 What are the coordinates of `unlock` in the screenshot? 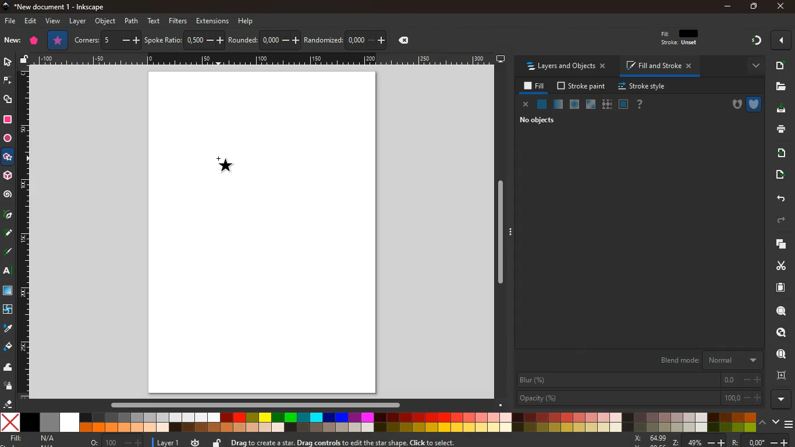 It's located at (26, 60).